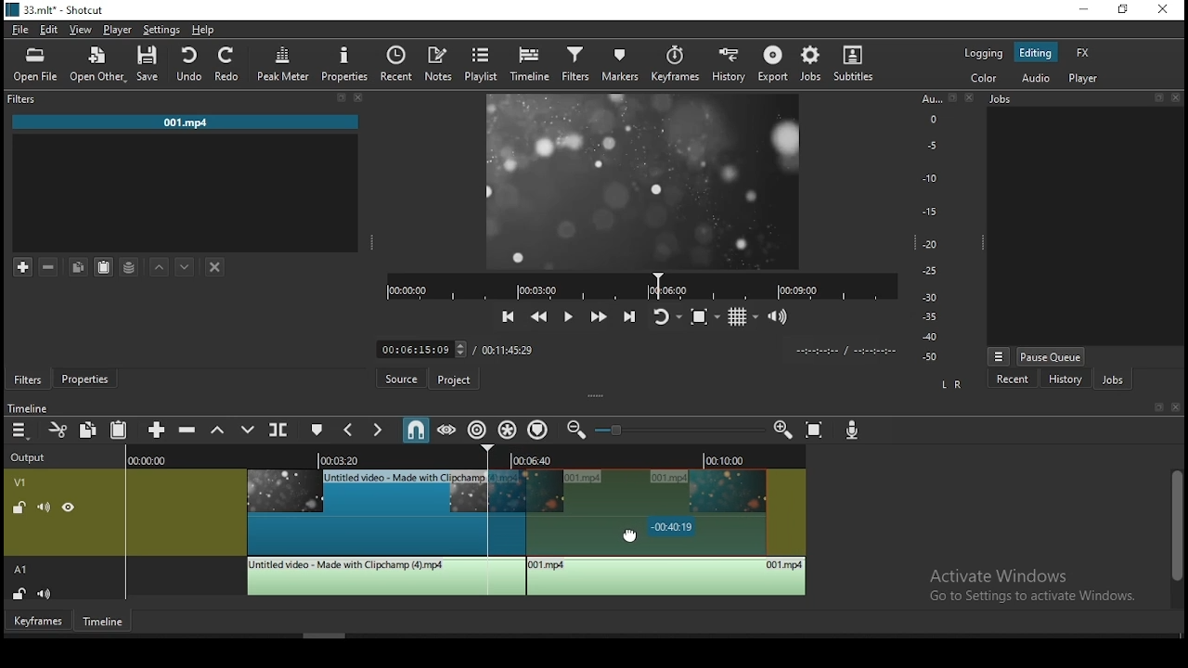  Describe the element at coordinates (538, 431) in the screenshot. I see `ripple markers` at that location.